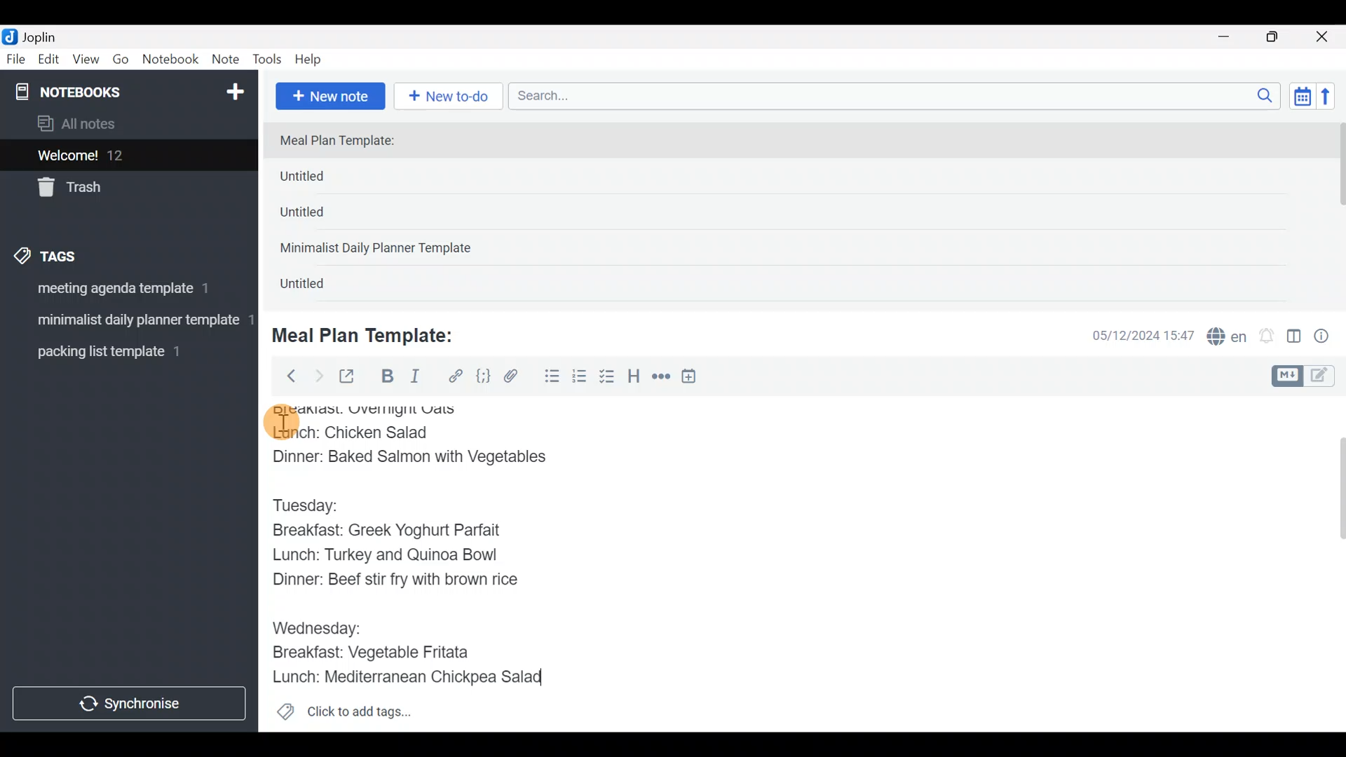 The height and width of the screenshot is (757, 1346). What do you see at coordinates (389, 554) in the screenshot?
I see `Lunch: Turkey and Quinoa Bowl` at bounding box center [389, 554].